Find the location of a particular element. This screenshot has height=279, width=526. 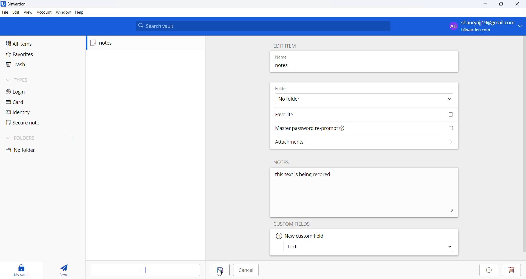

search vault is located at coordinates (264, 26).